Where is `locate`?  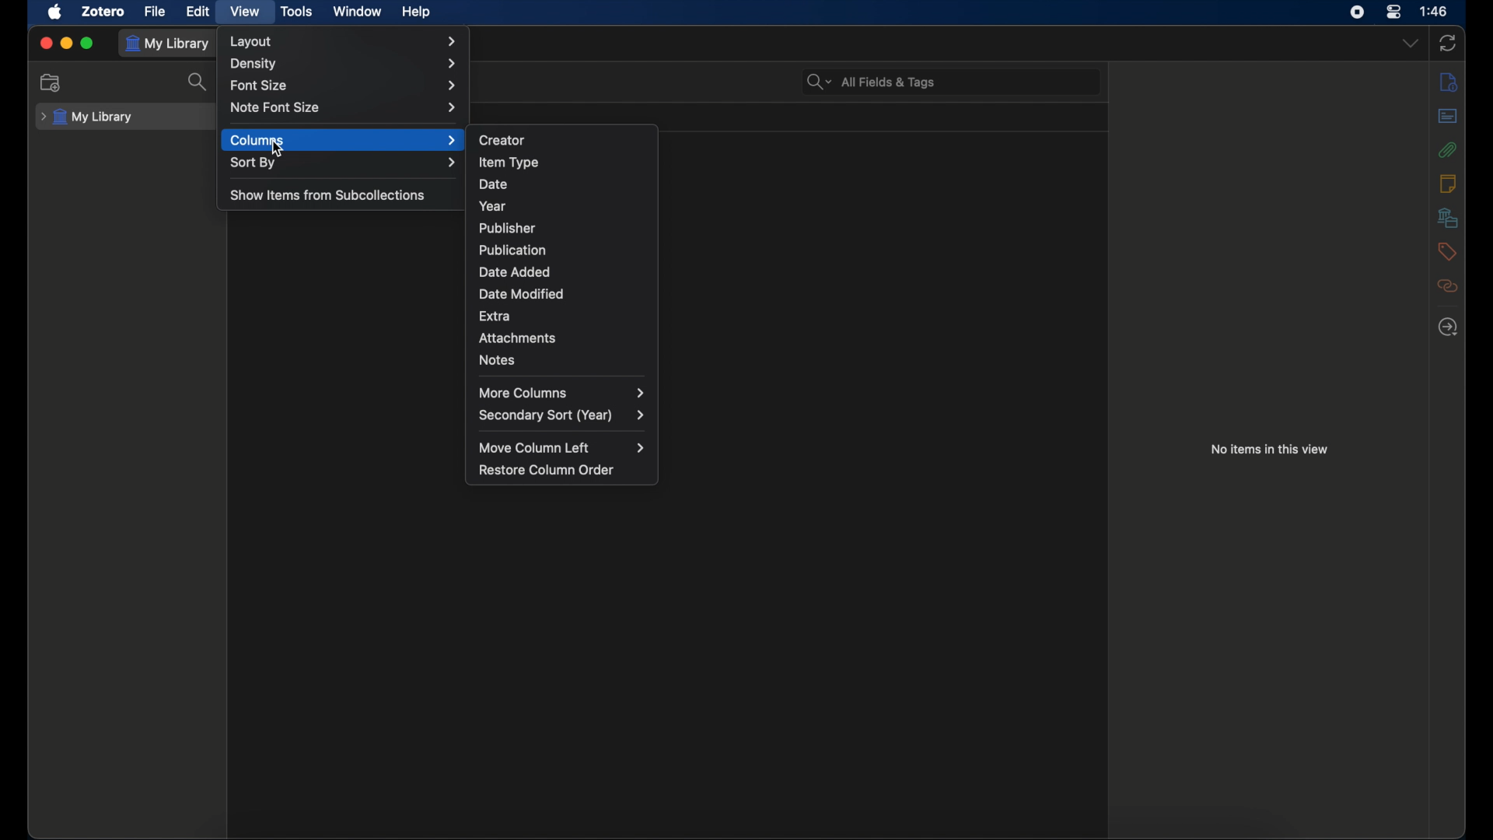
locate is located at coordinates (1447, 327).